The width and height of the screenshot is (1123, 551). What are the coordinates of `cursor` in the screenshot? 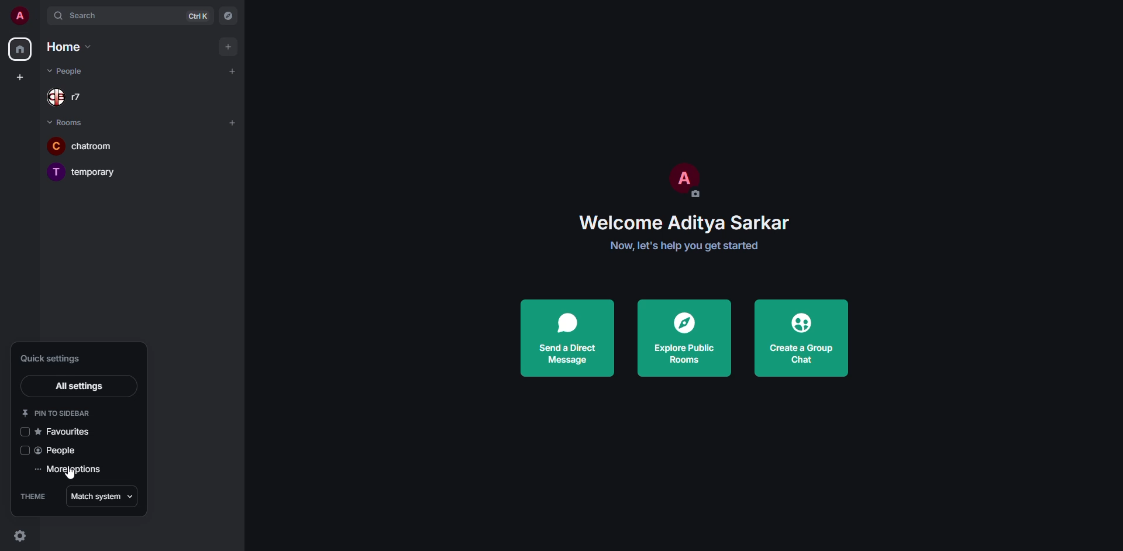 It's located at (70, 475).